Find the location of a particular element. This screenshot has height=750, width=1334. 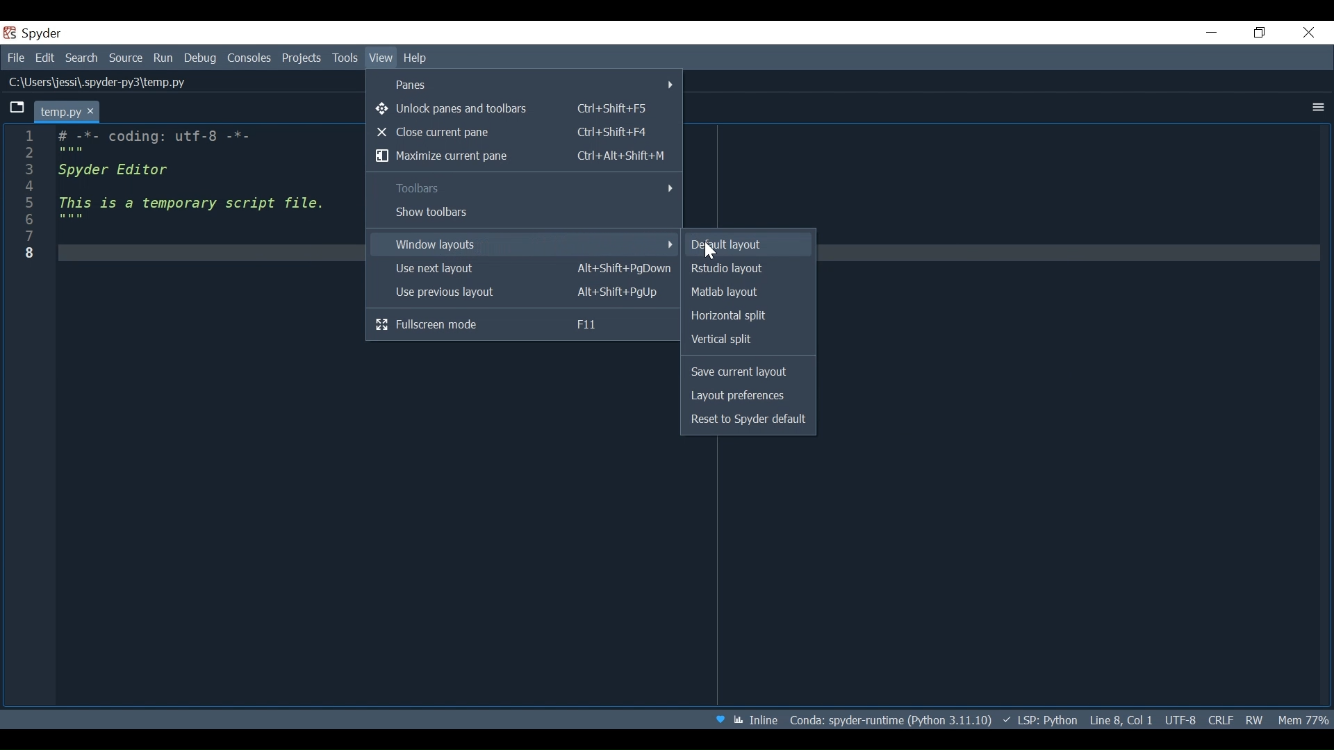

Tools is located at coordinates (345, 58).